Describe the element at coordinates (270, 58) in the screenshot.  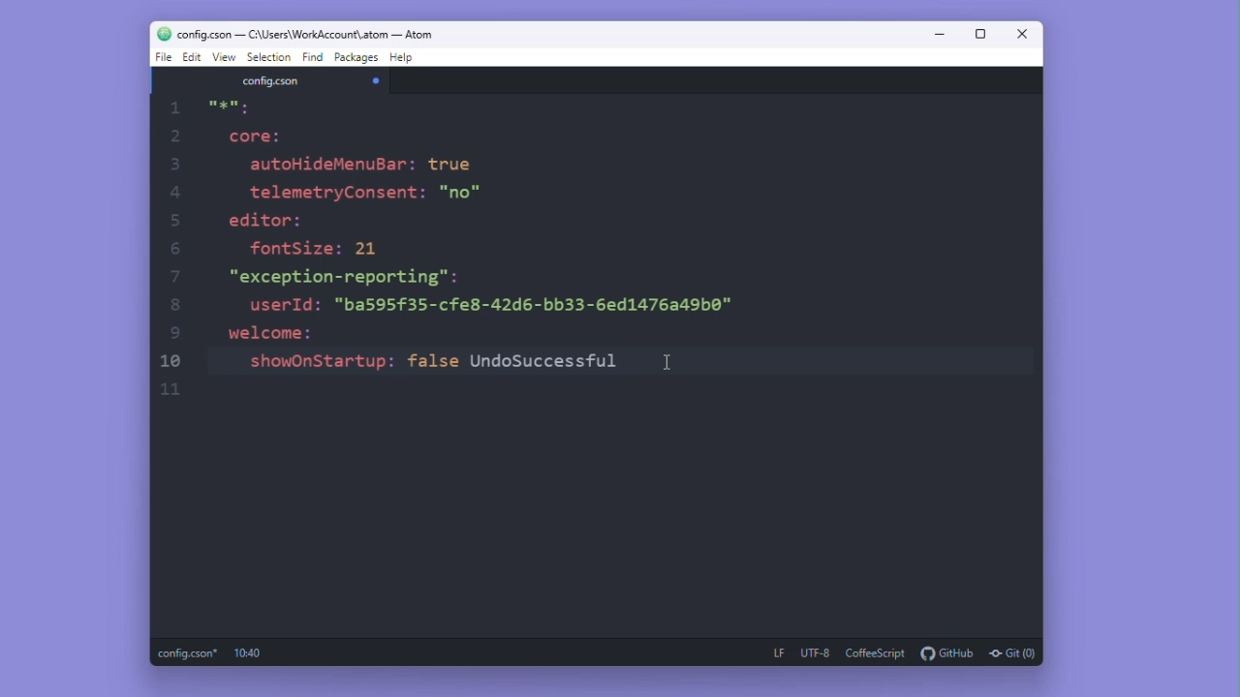
I see `Selection` at that location.